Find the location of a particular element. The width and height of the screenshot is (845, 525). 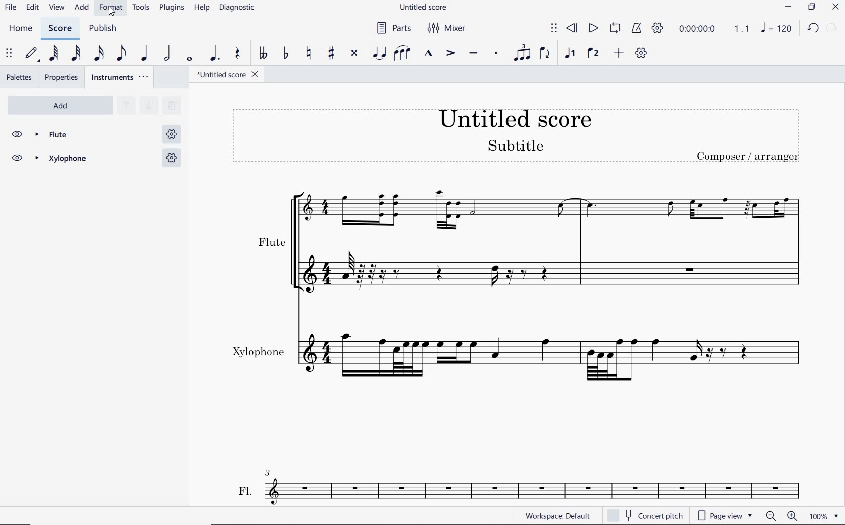

LOOP PLAYBACK is located at coordinates (614, 29).